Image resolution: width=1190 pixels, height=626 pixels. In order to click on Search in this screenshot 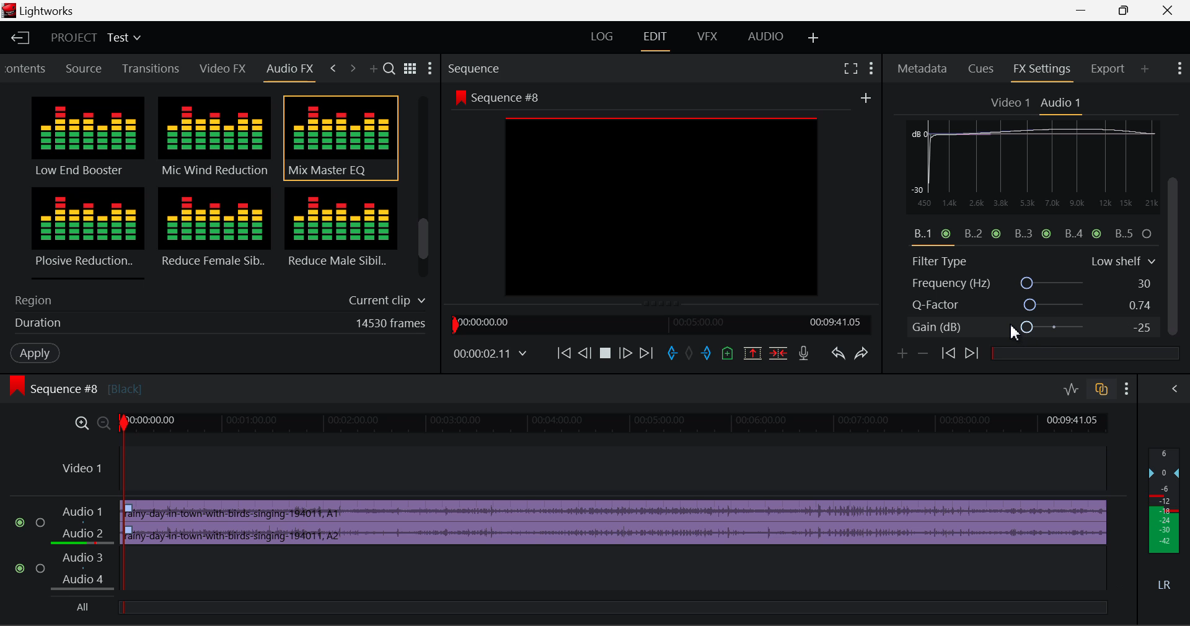, I will do `click(391, 69)`.